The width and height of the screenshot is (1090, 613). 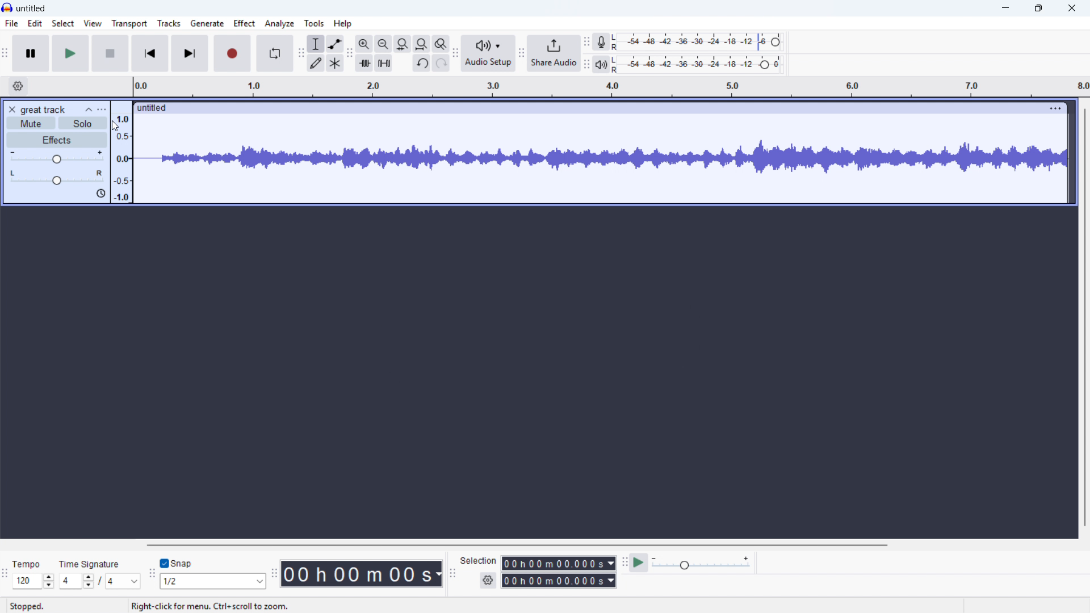 I want to click on right click for meny, ctrl+scroll to zoom, so click(x=209, y=607).